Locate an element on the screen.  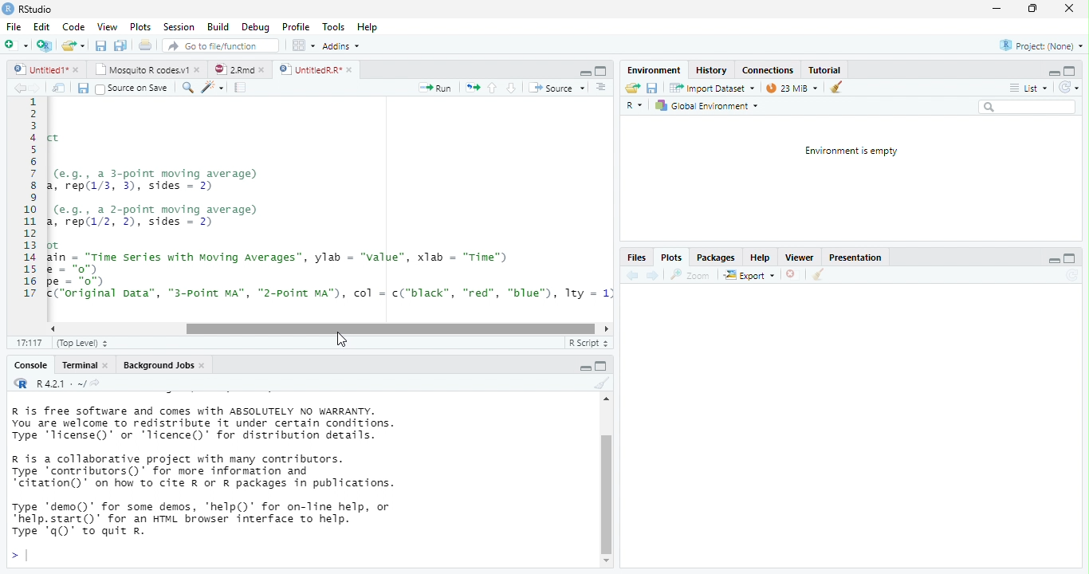
close is located at coordinates (265, 70).